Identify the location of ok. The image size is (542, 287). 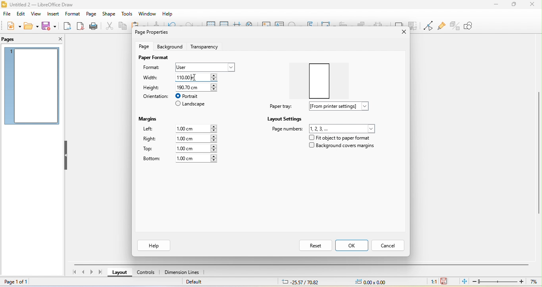
(352, 245).